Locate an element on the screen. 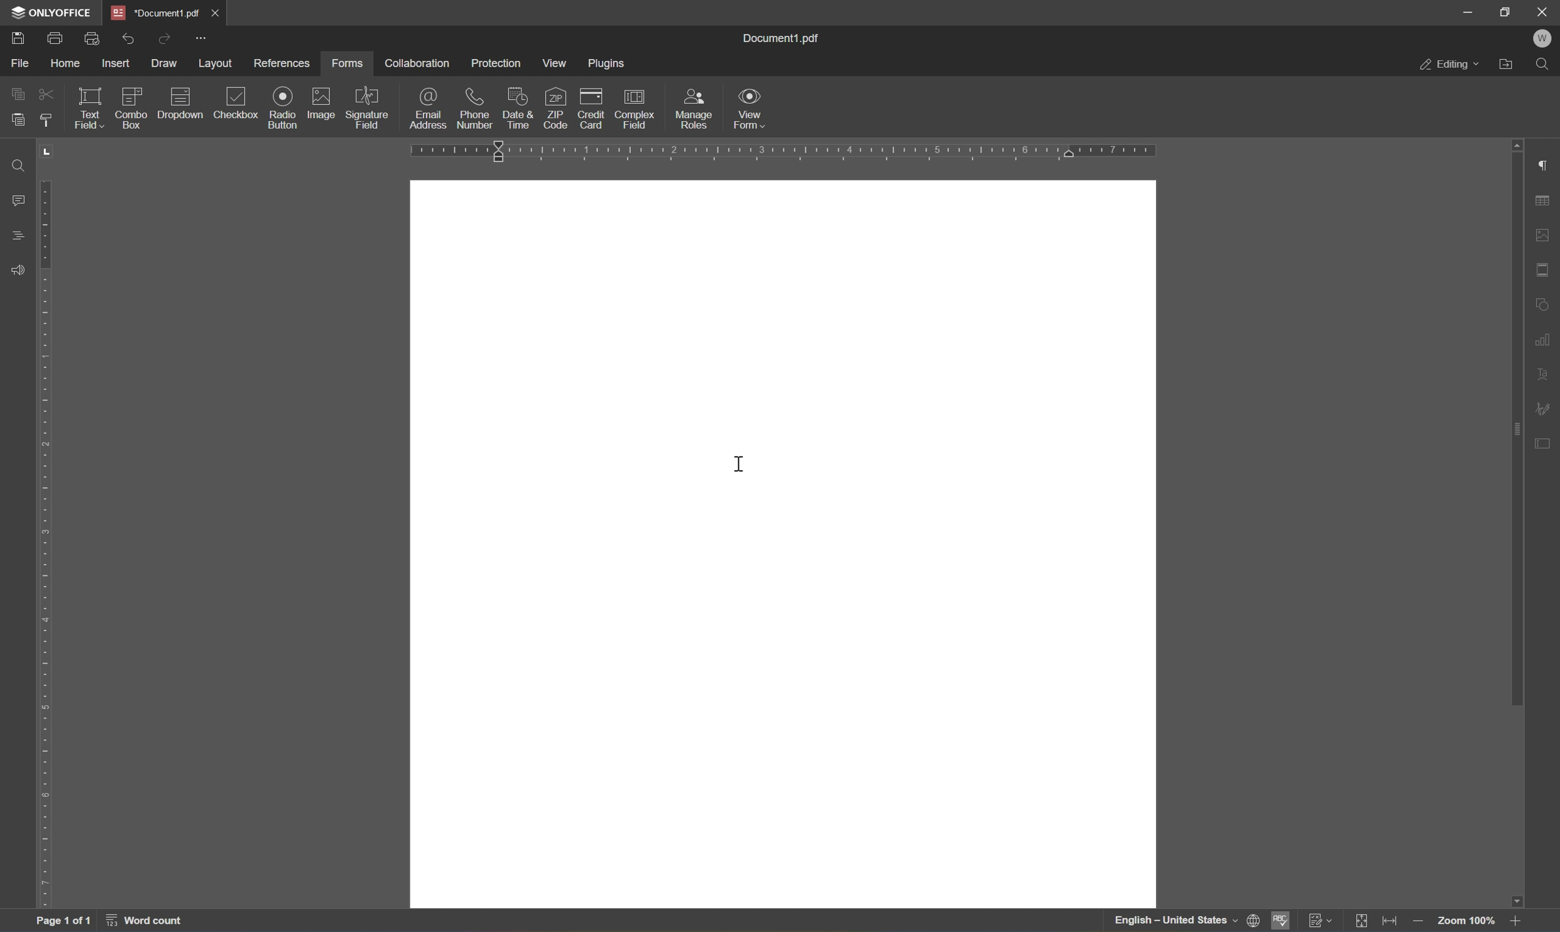 Image resolution: width=1560 pixels, height=932 pixels. signature field is located at coordinates (365, 107).